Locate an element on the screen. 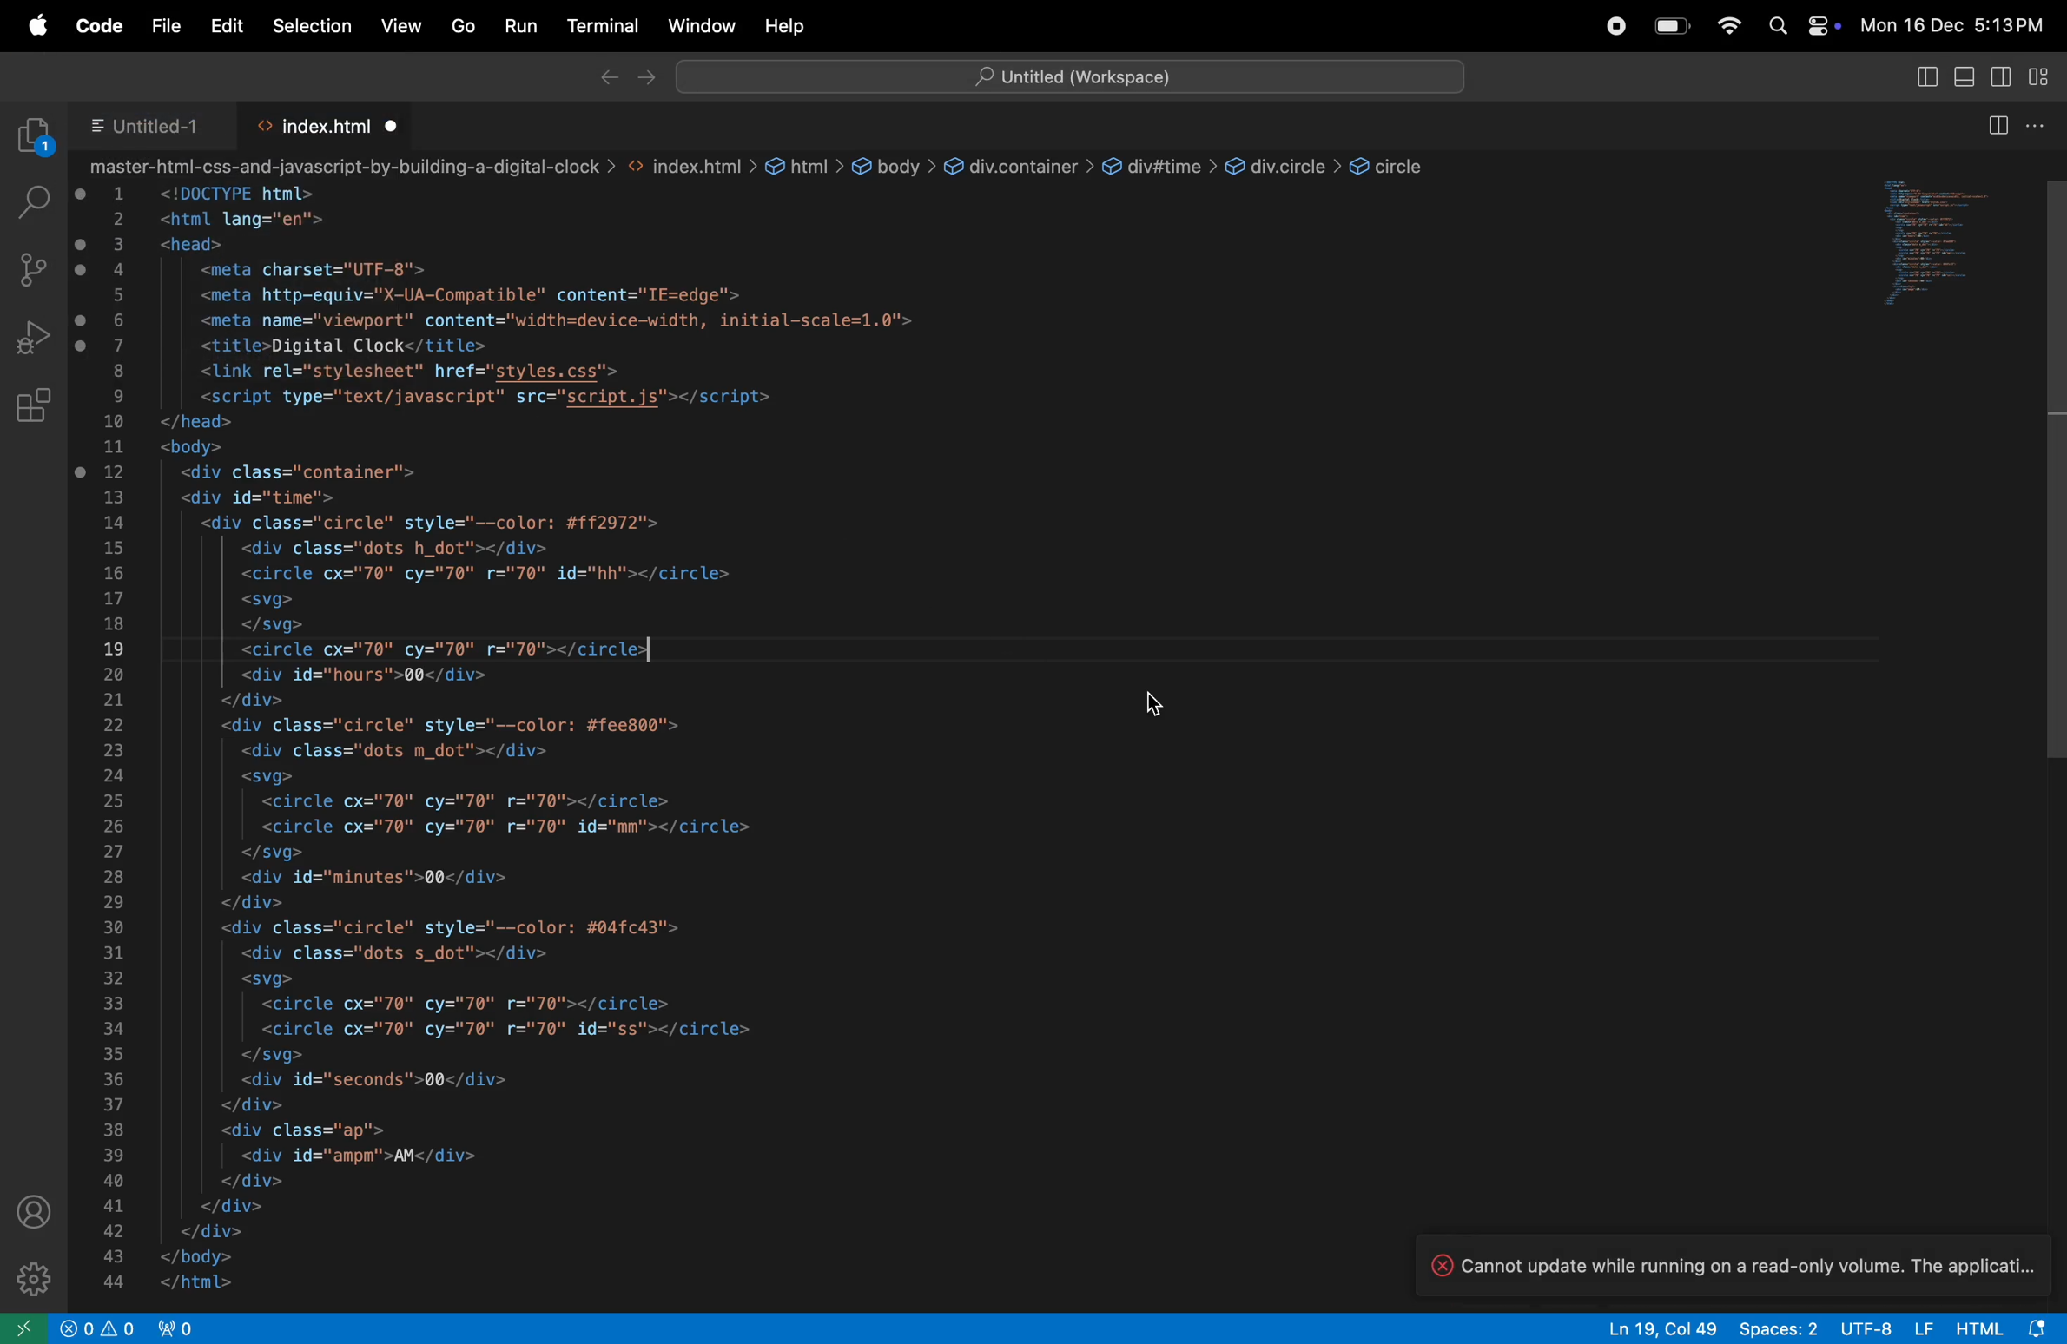 Image resolution: width=2067 pixels, height=1344 pixels. spaces: 2 is located at coordinates (1780, 1328).